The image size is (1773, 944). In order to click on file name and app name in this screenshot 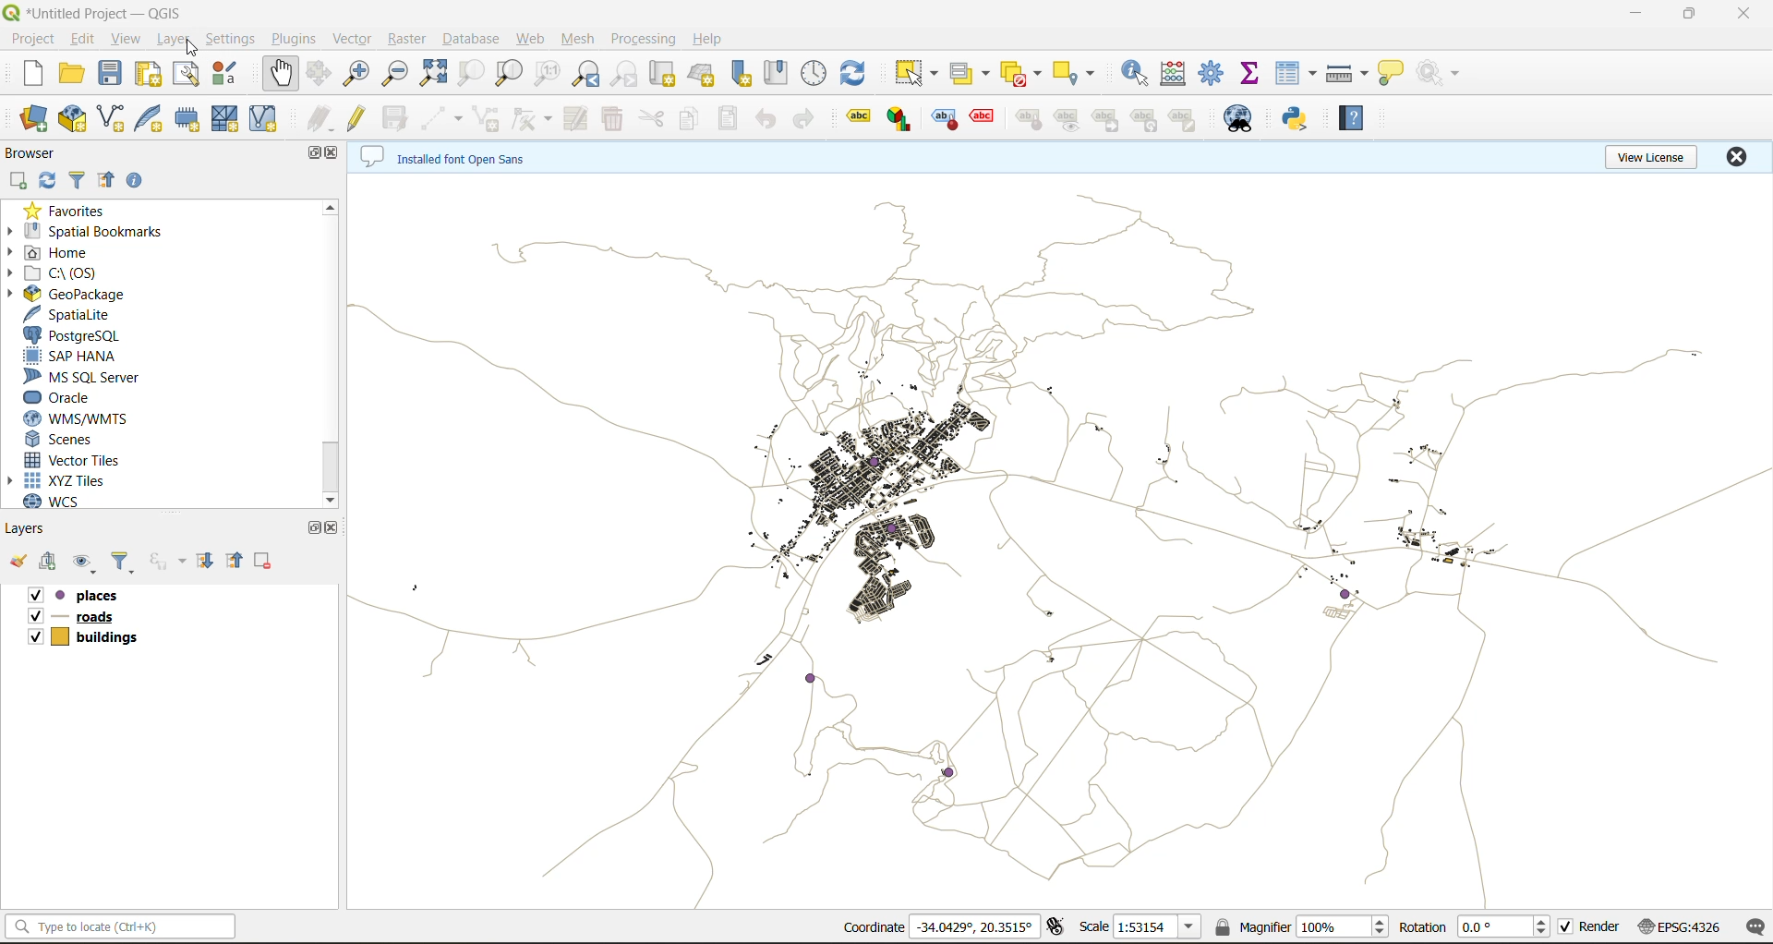, I will do `click(99, 12)`.